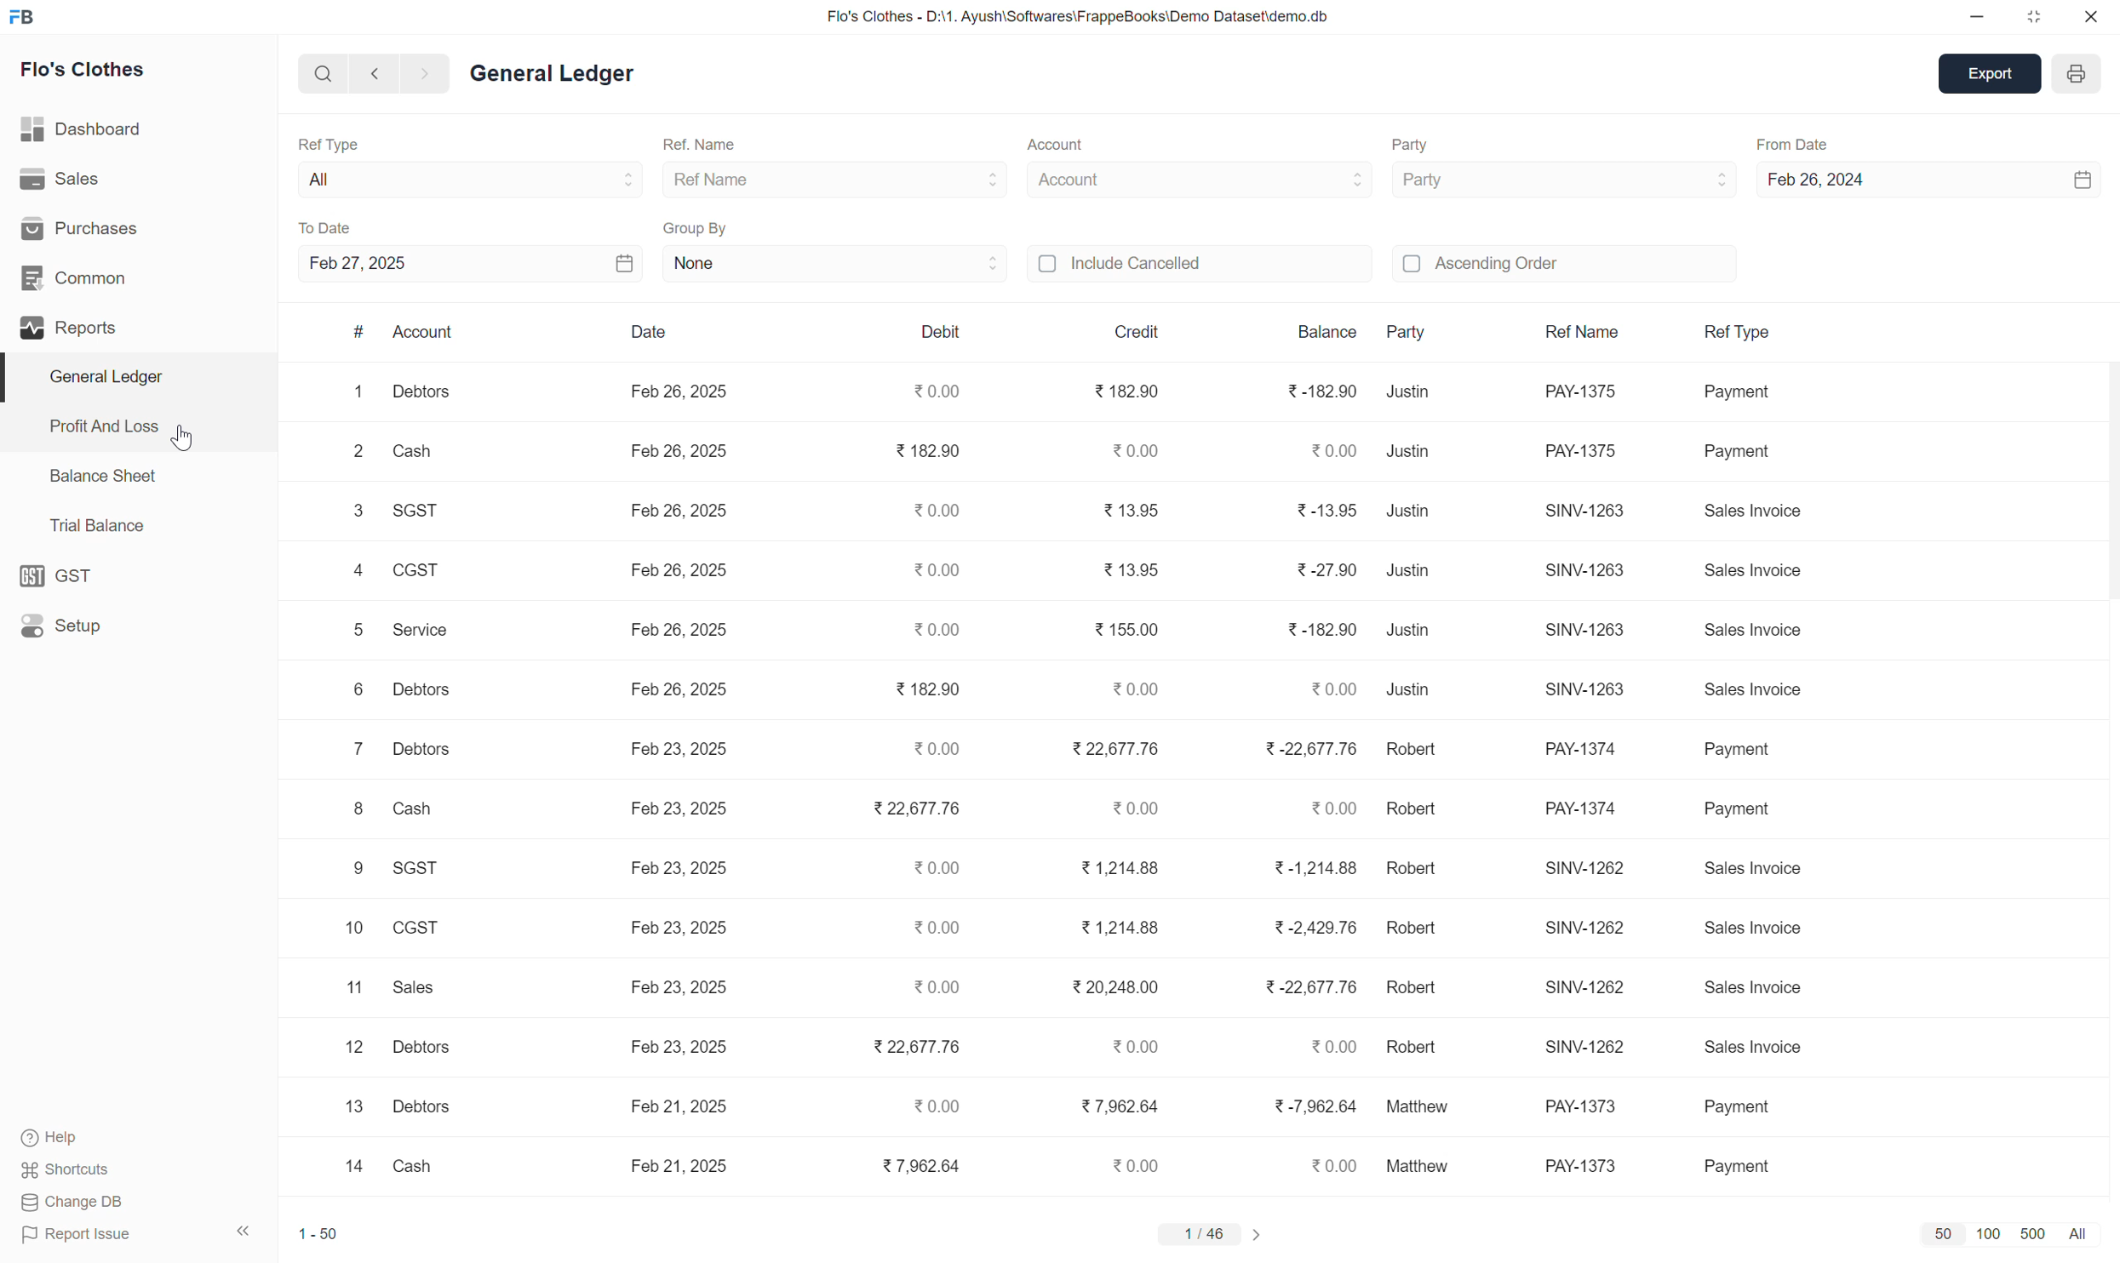 The width and height of the screenshot is (2120, 1263). What do you see at coordinates (321, 1241) in the screenshot?
I see `1-50` at bounding box center [321, 1241].